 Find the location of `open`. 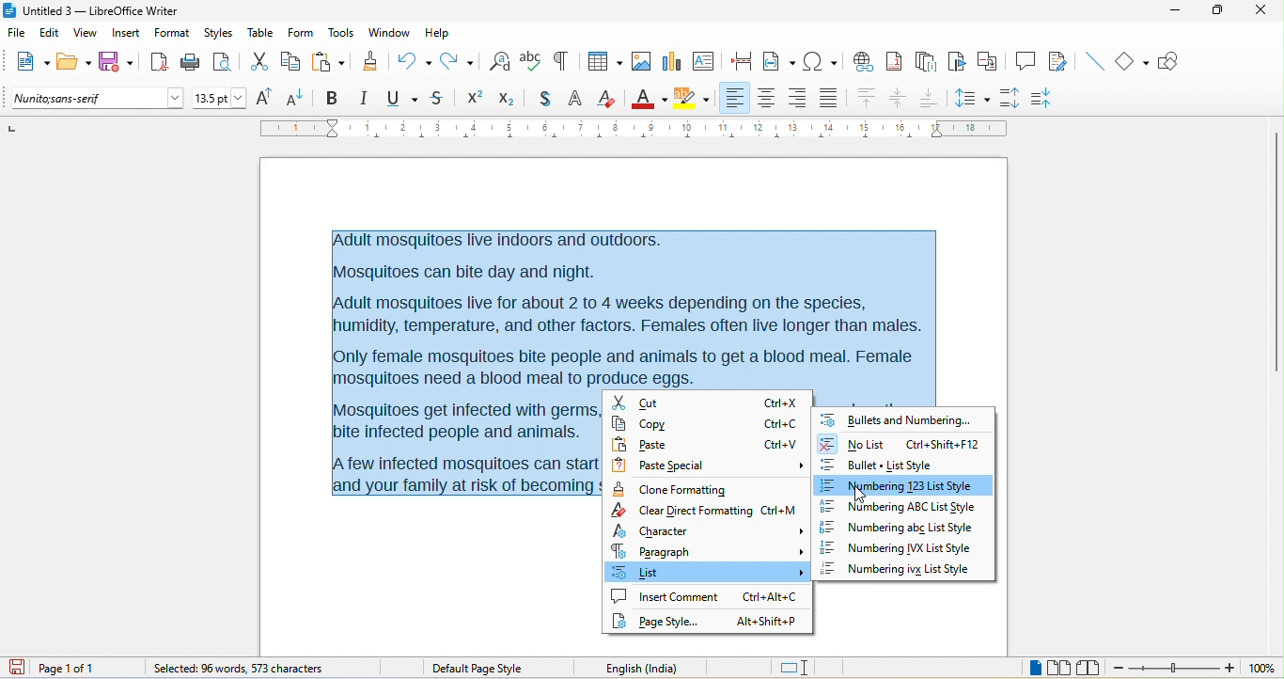

open is located at coordinates (74, 63).